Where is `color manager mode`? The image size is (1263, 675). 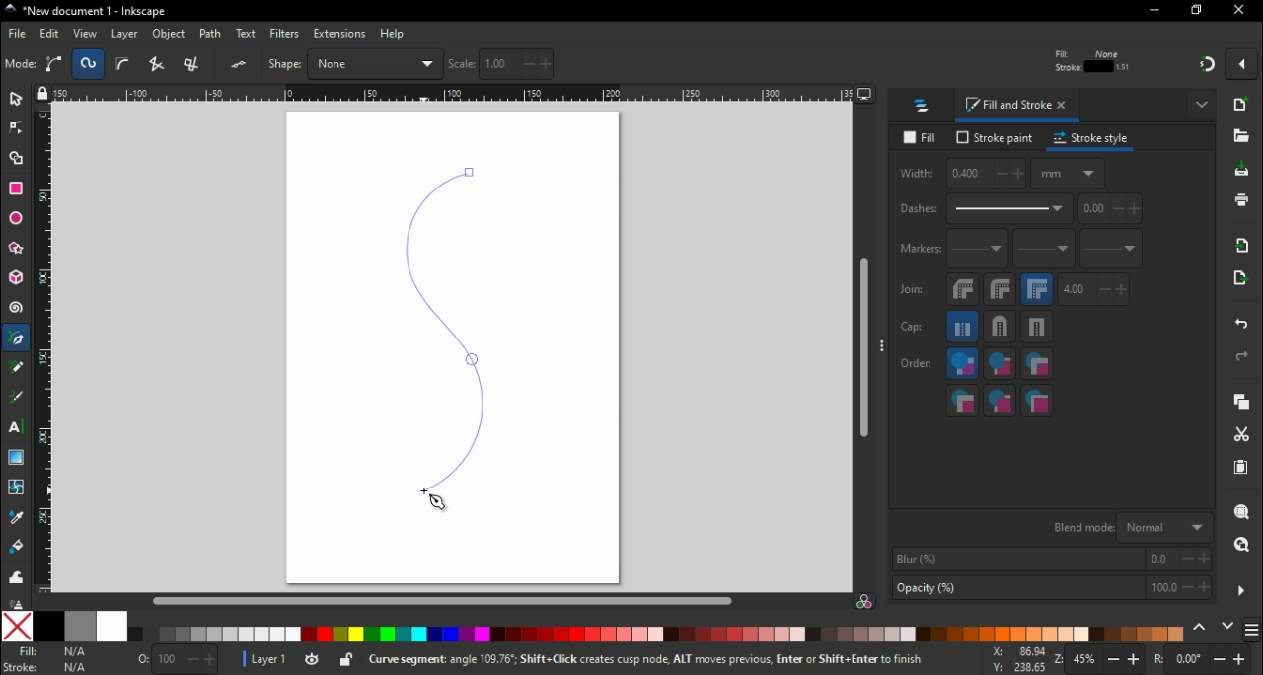 color manager mode is located at coordinates (866, 602).